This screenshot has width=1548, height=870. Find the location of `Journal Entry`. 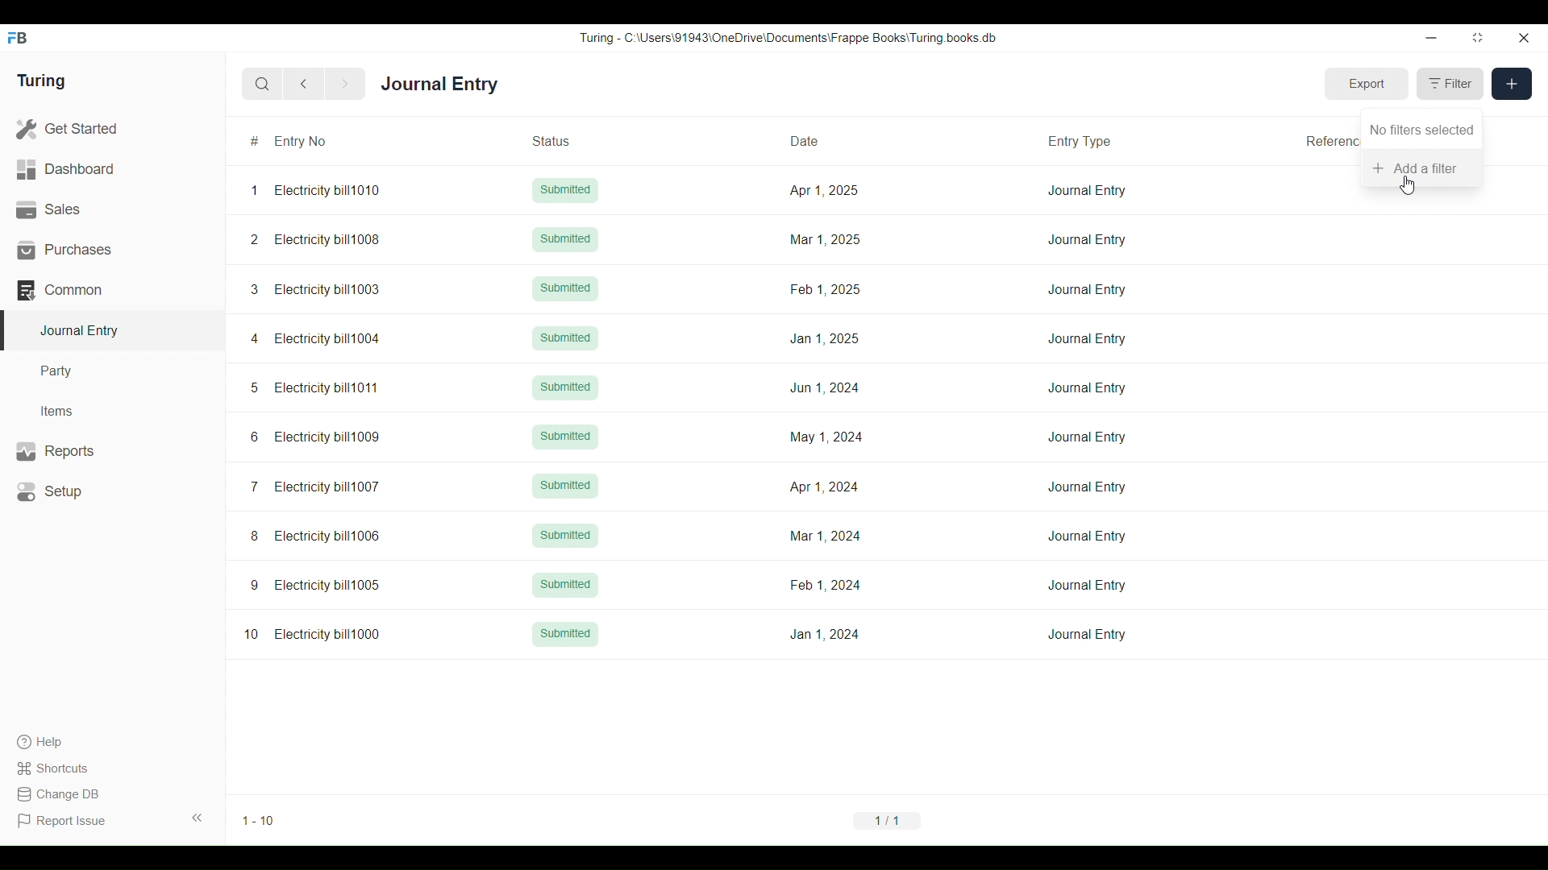

Journal Entry is located at coordinates (1087, 586).